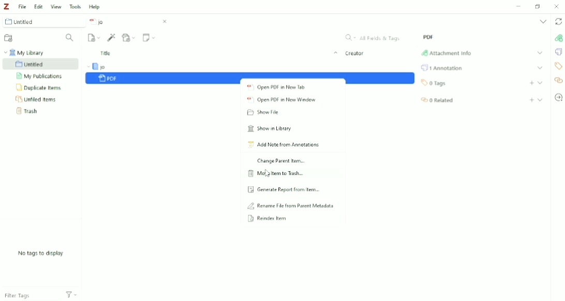 The height and width of the screenshot is (301, 565). I want to click on Show in Library, so click(271, 129).